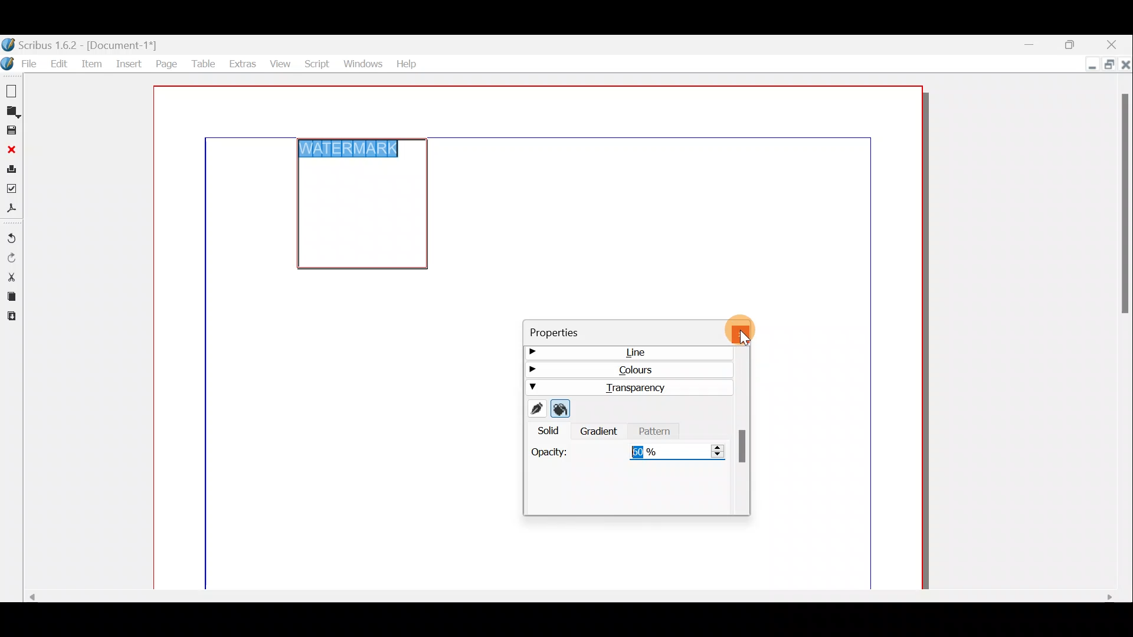 The width and height of the screenshot is (1133, 637). I want to click on New, so click(10, 89).